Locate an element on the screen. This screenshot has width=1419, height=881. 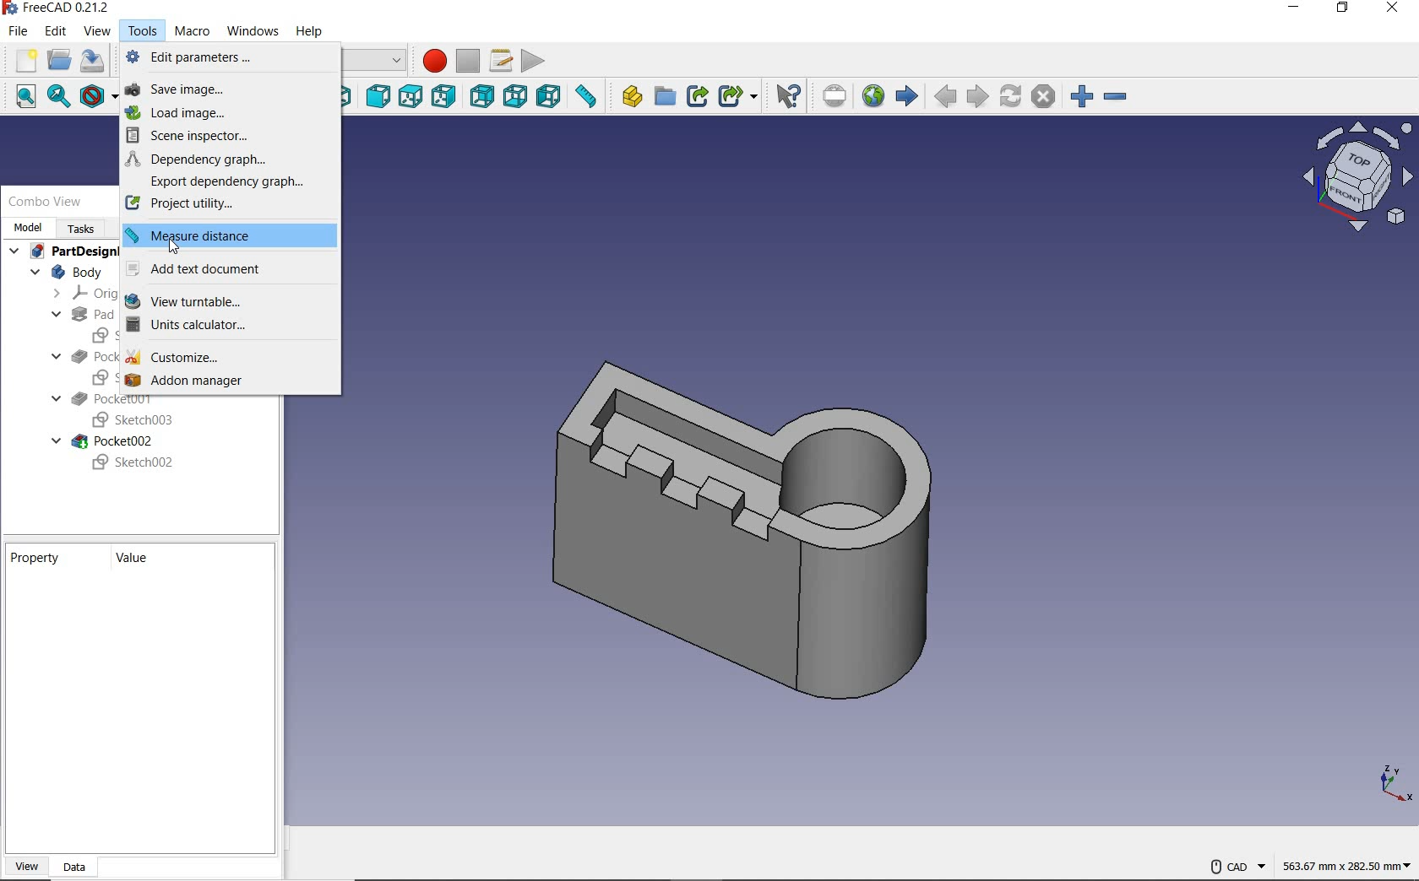
switch between workbenches is located at coordinates (377, 61).